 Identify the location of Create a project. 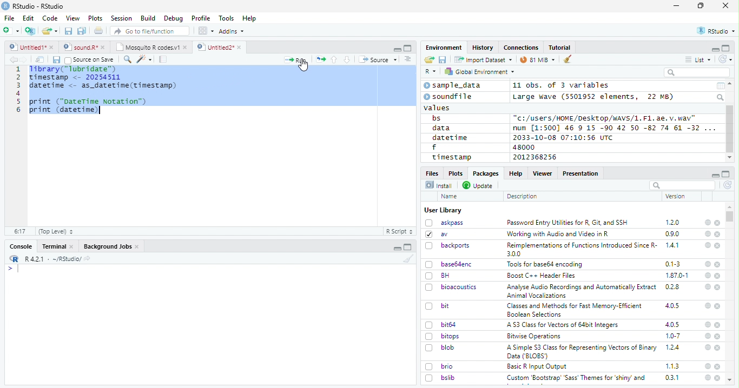
(30, 31).